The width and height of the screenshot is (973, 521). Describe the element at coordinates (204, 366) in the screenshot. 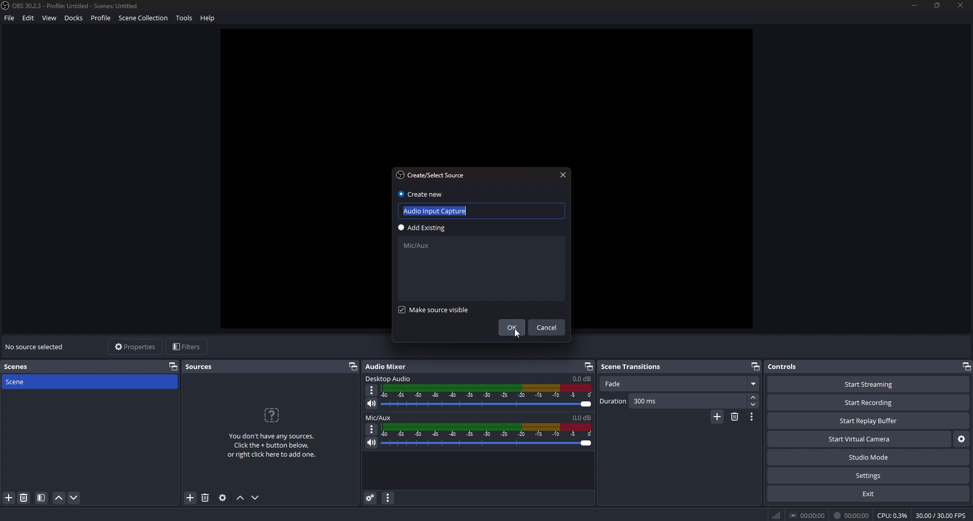

I see `sources` at that location.